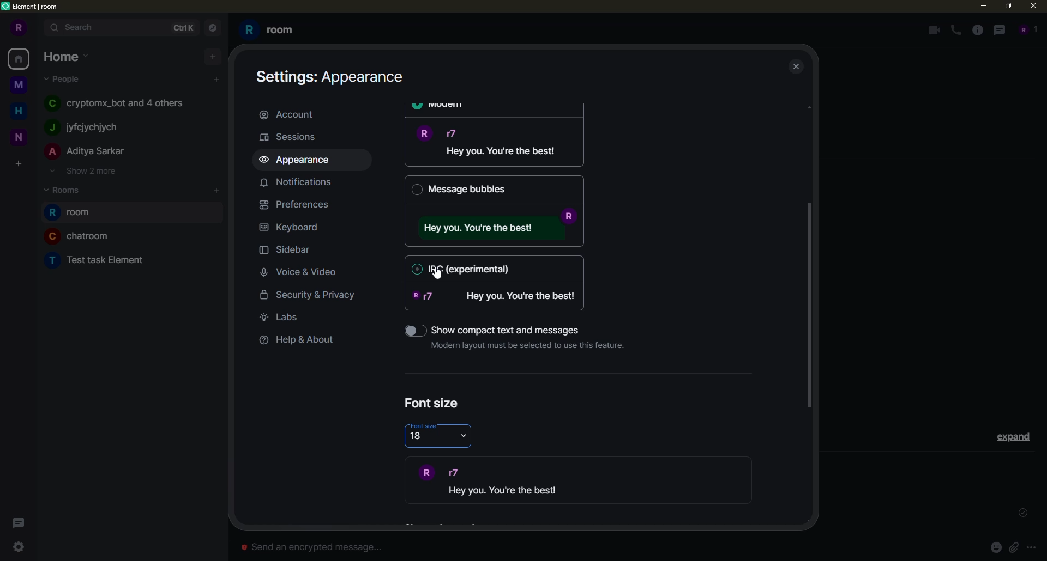 This screenshot has height=561, width=1047. Describe the element at coordinates (958, 31) in the screenshot. I see `voice call` at that location.